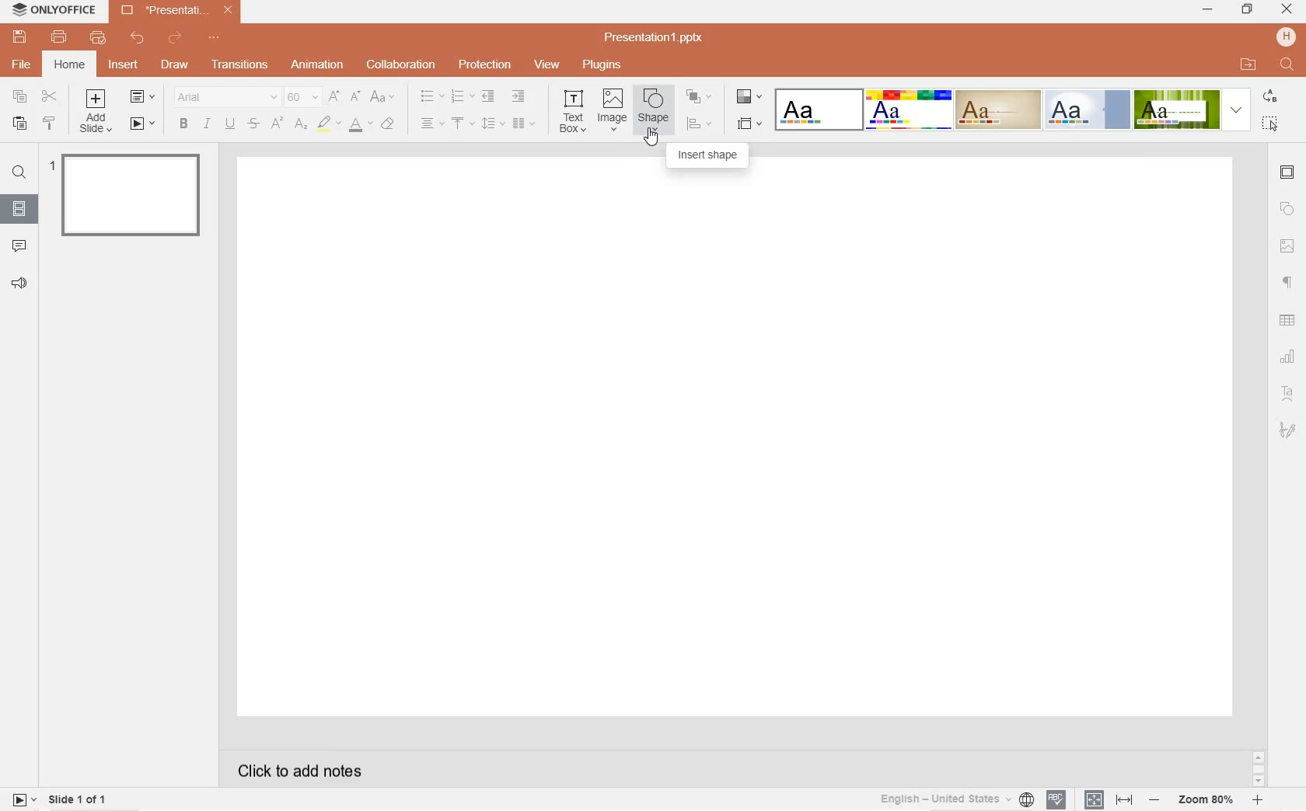  What do you see at coordinates (180, 12) in the screenshot?
I see `*Presentation1.pptx` at bounding box center [180, 12].